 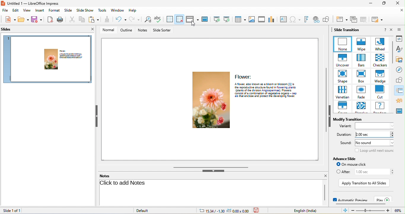 I want to click on master slide, so click(x=205, y=19).